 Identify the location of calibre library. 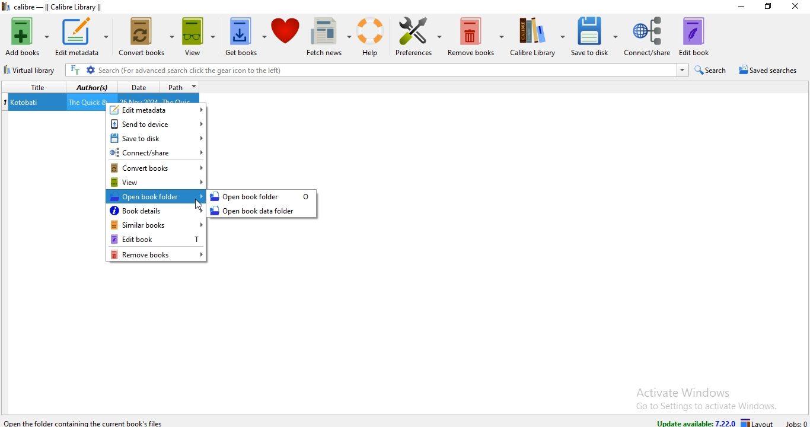
(538, 36).